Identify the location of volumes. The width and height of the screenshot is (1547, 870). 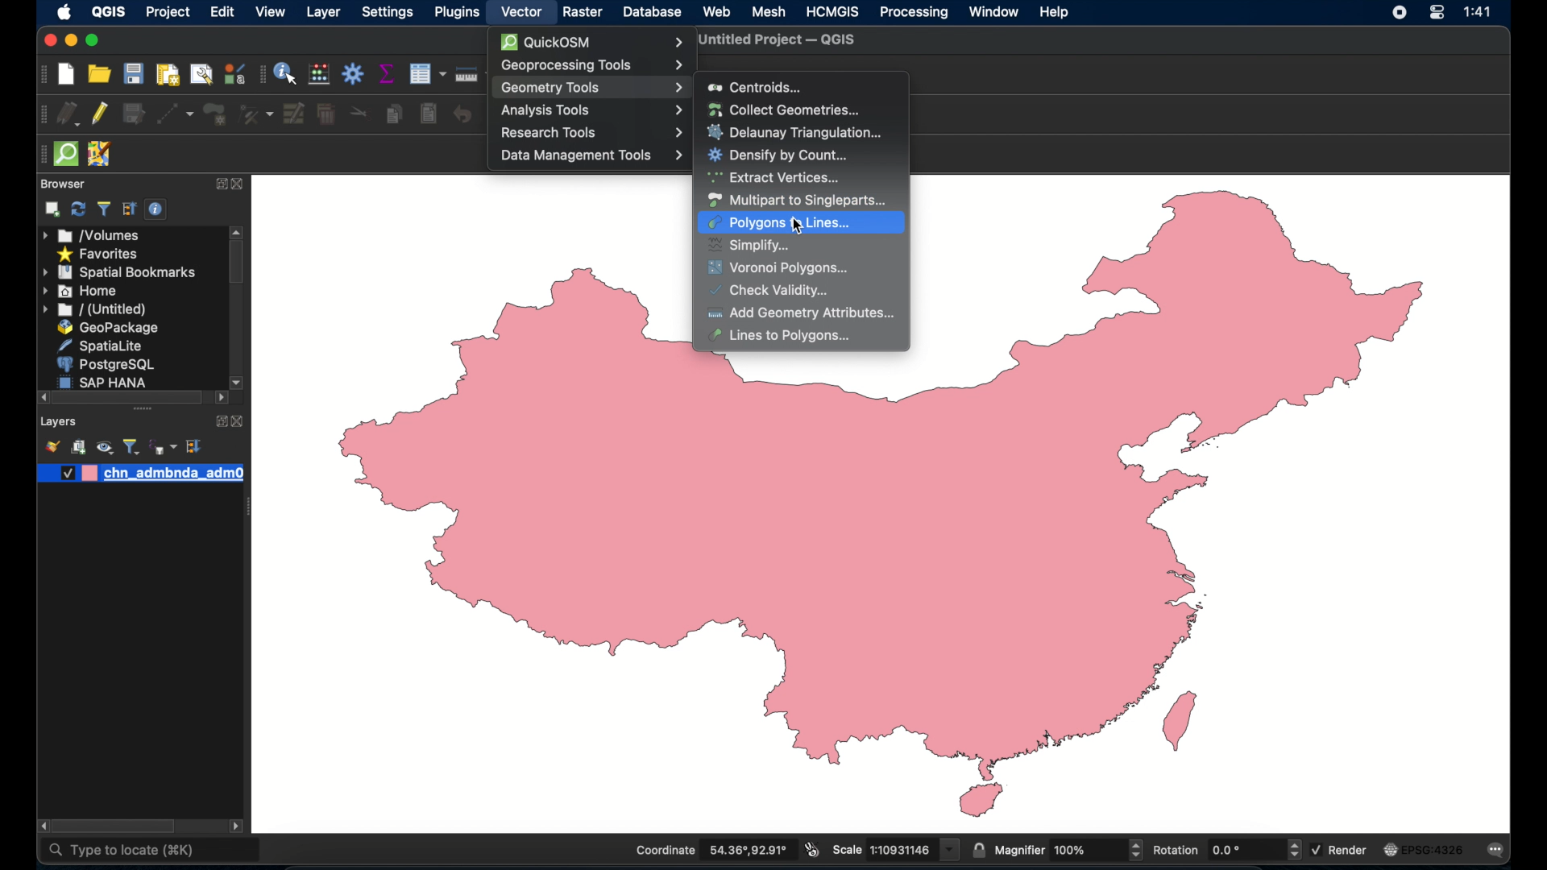
(92, 235).